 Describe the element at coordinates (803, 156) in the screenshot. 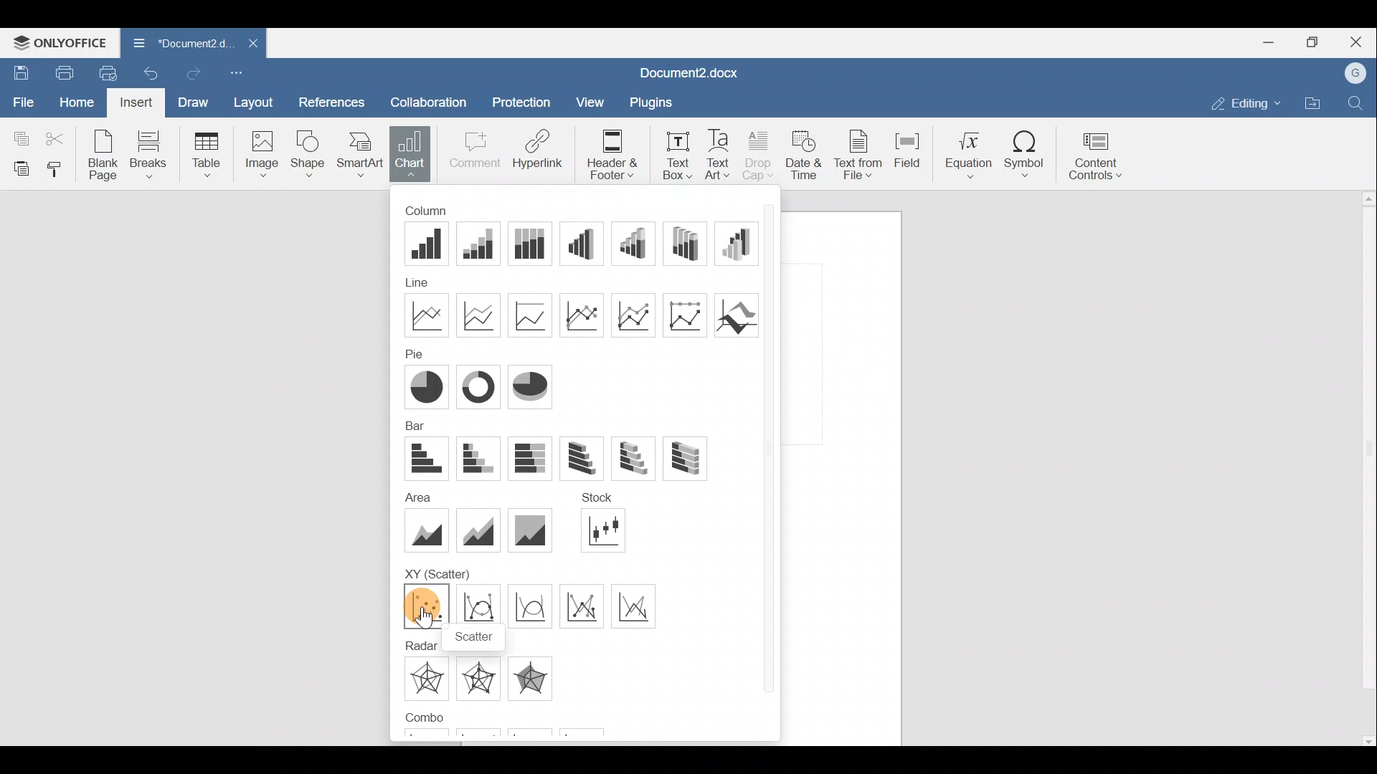

I see `Date & time` at that location.